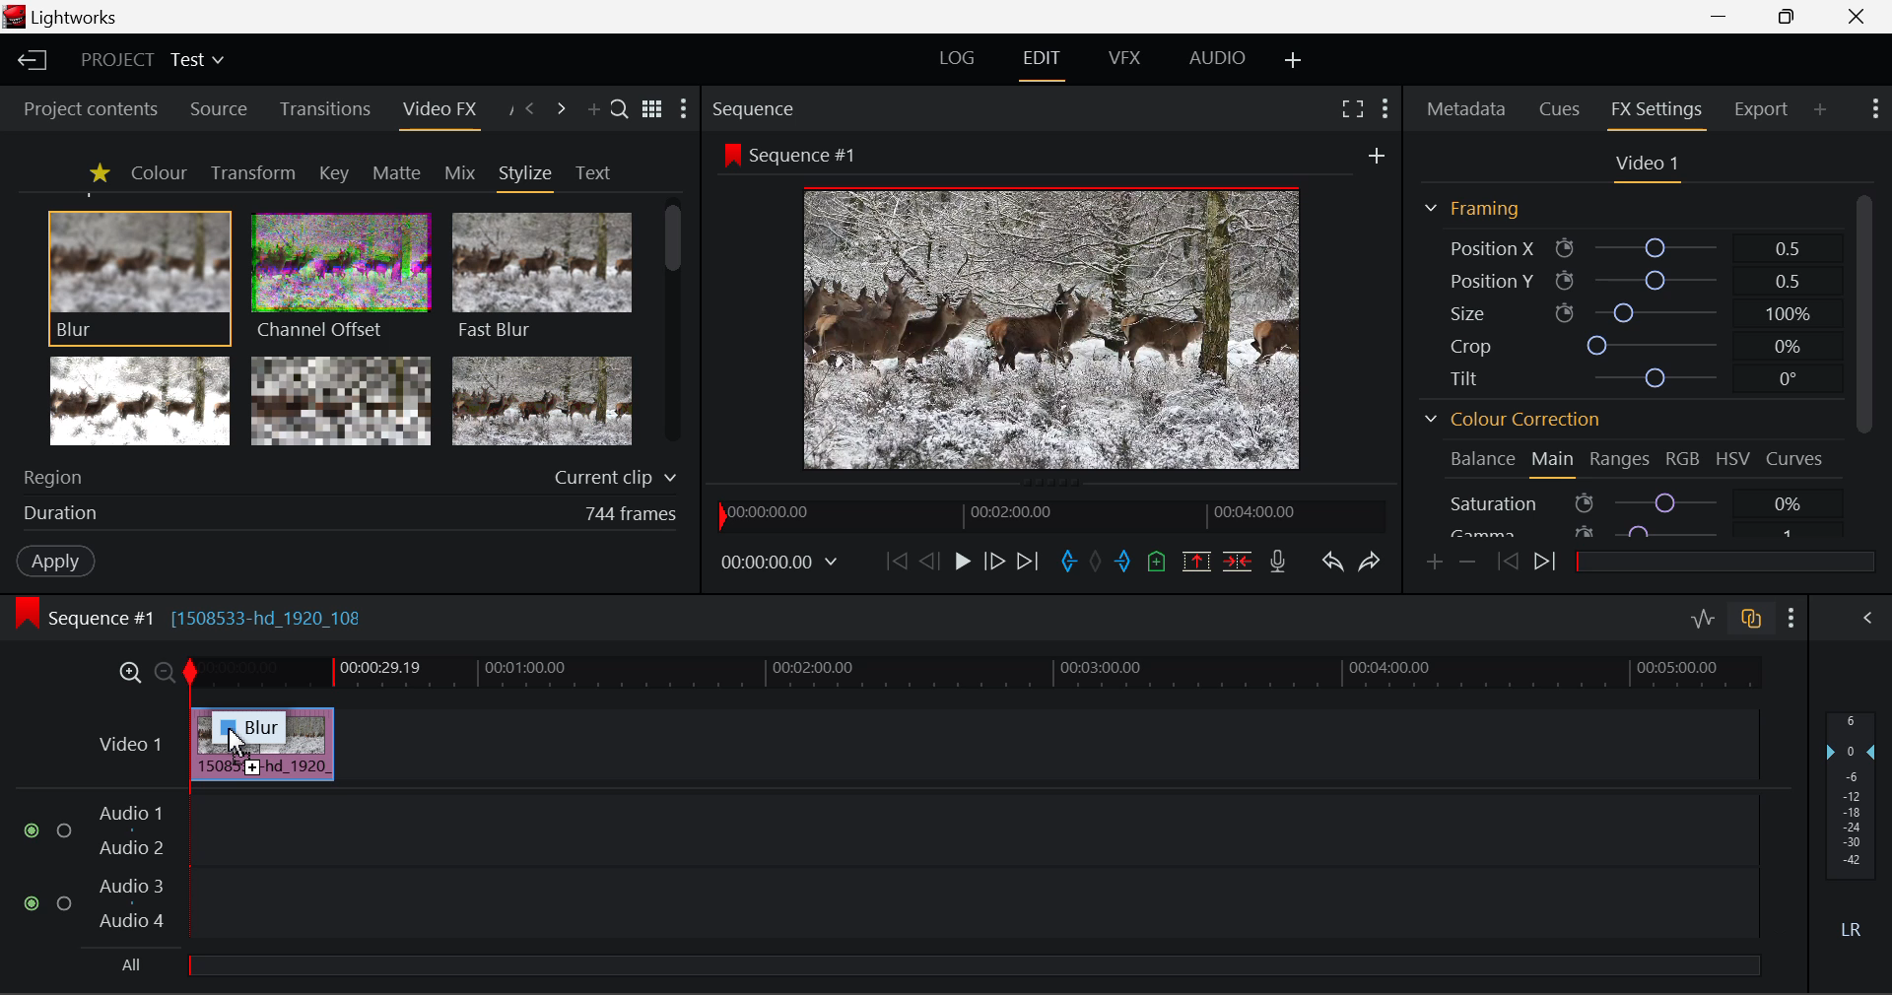 This screenshot has height=995, width=1892. Describe the element at coordinates (1047, 515) in the screenshot. I see `Project Timeline Navigator` at that location.